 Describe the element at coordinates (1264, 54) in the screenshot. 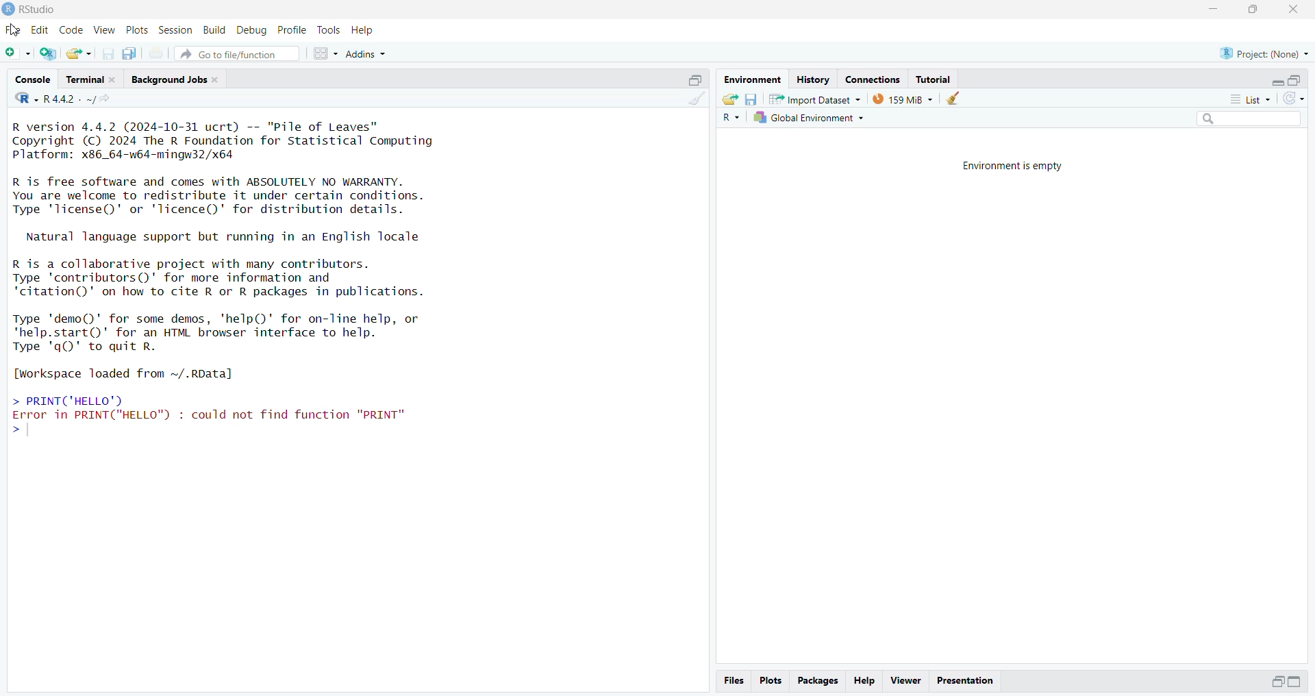

I see `project(None)` at that location.